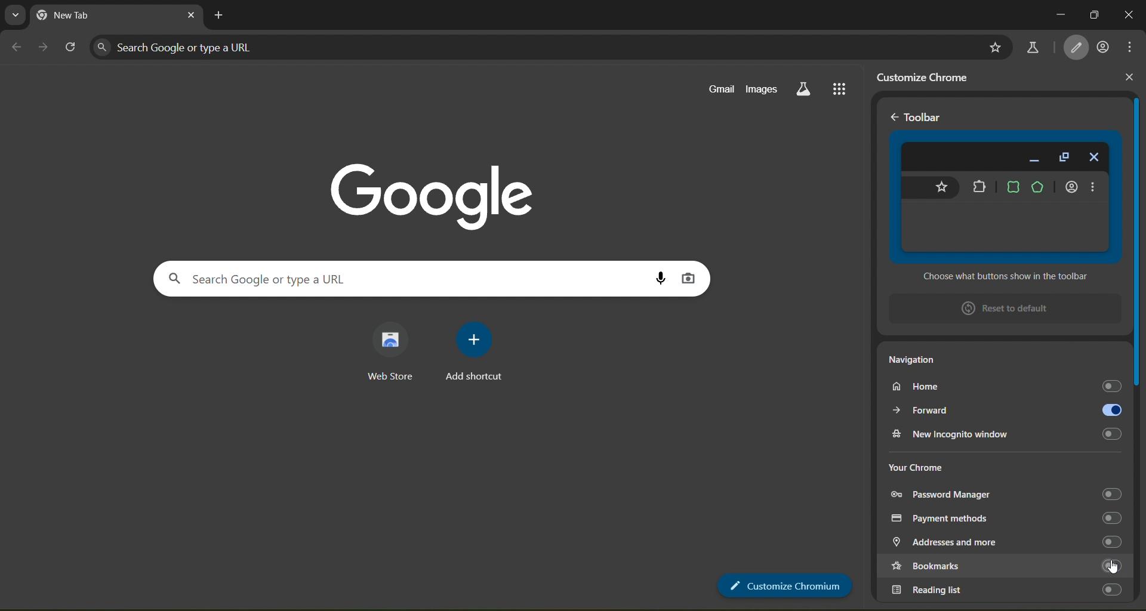 The image size is (1146, 611). I want to click on Google, so click(427, 187).